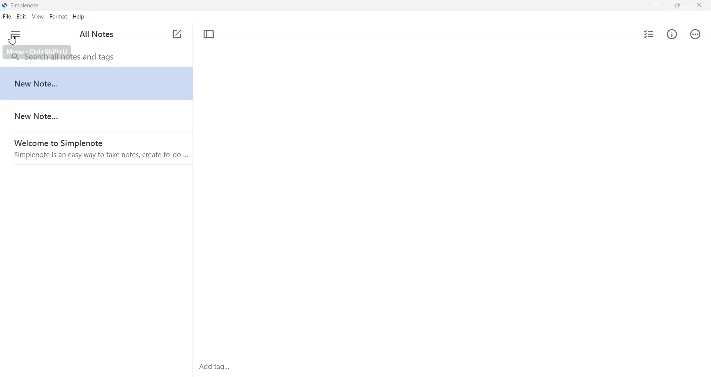 Image resolution: width=711 pixels, height=377 pixels. Describe the element at coordinates (97, 35) in the screenshot. I see `Text` at that location.